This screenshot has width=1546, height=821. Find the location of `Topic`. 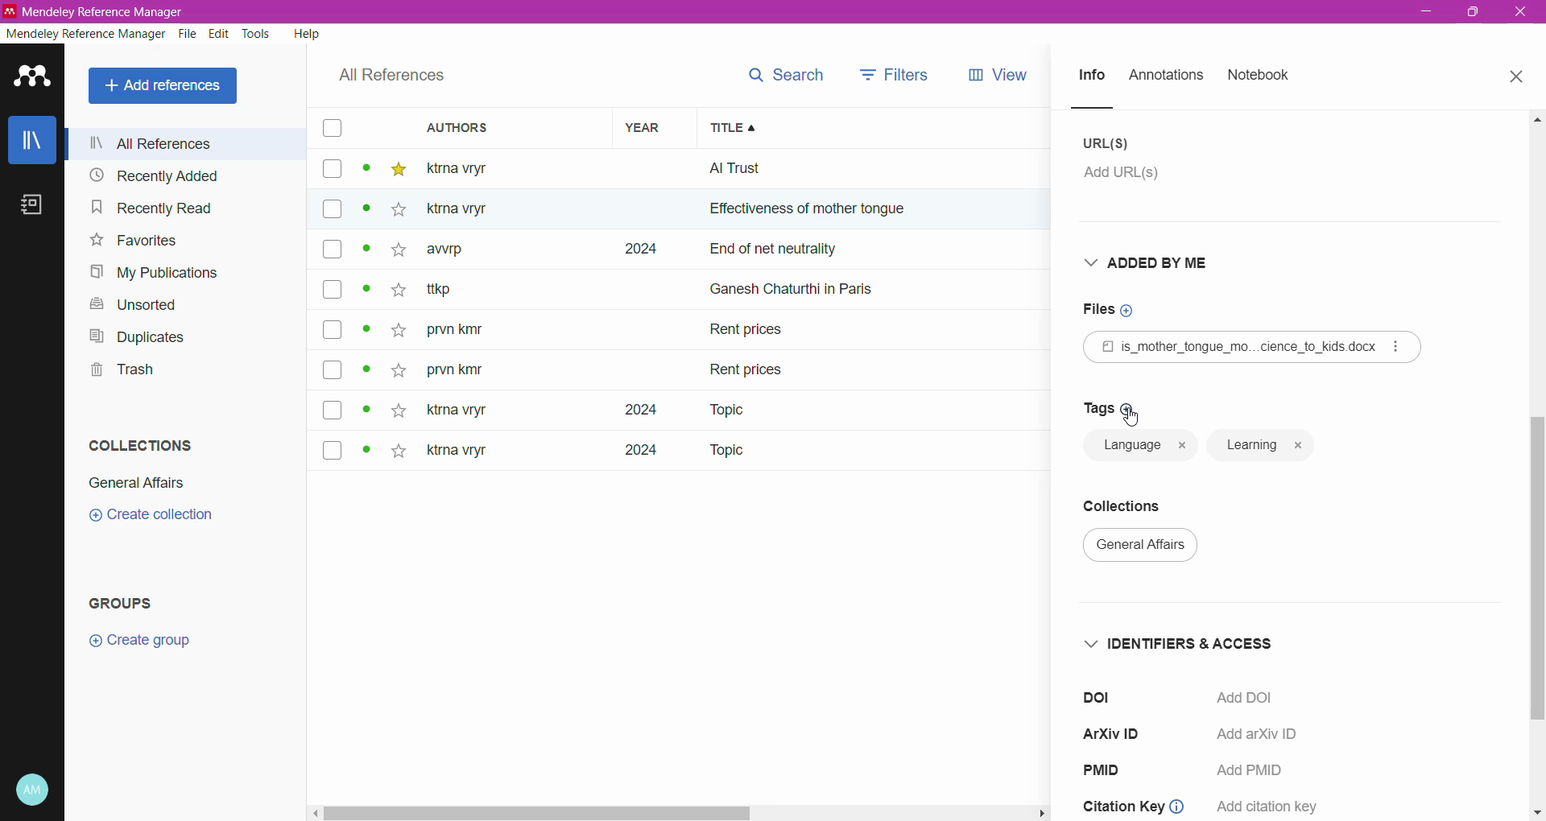

Topic is located at coordinates (716, 410).